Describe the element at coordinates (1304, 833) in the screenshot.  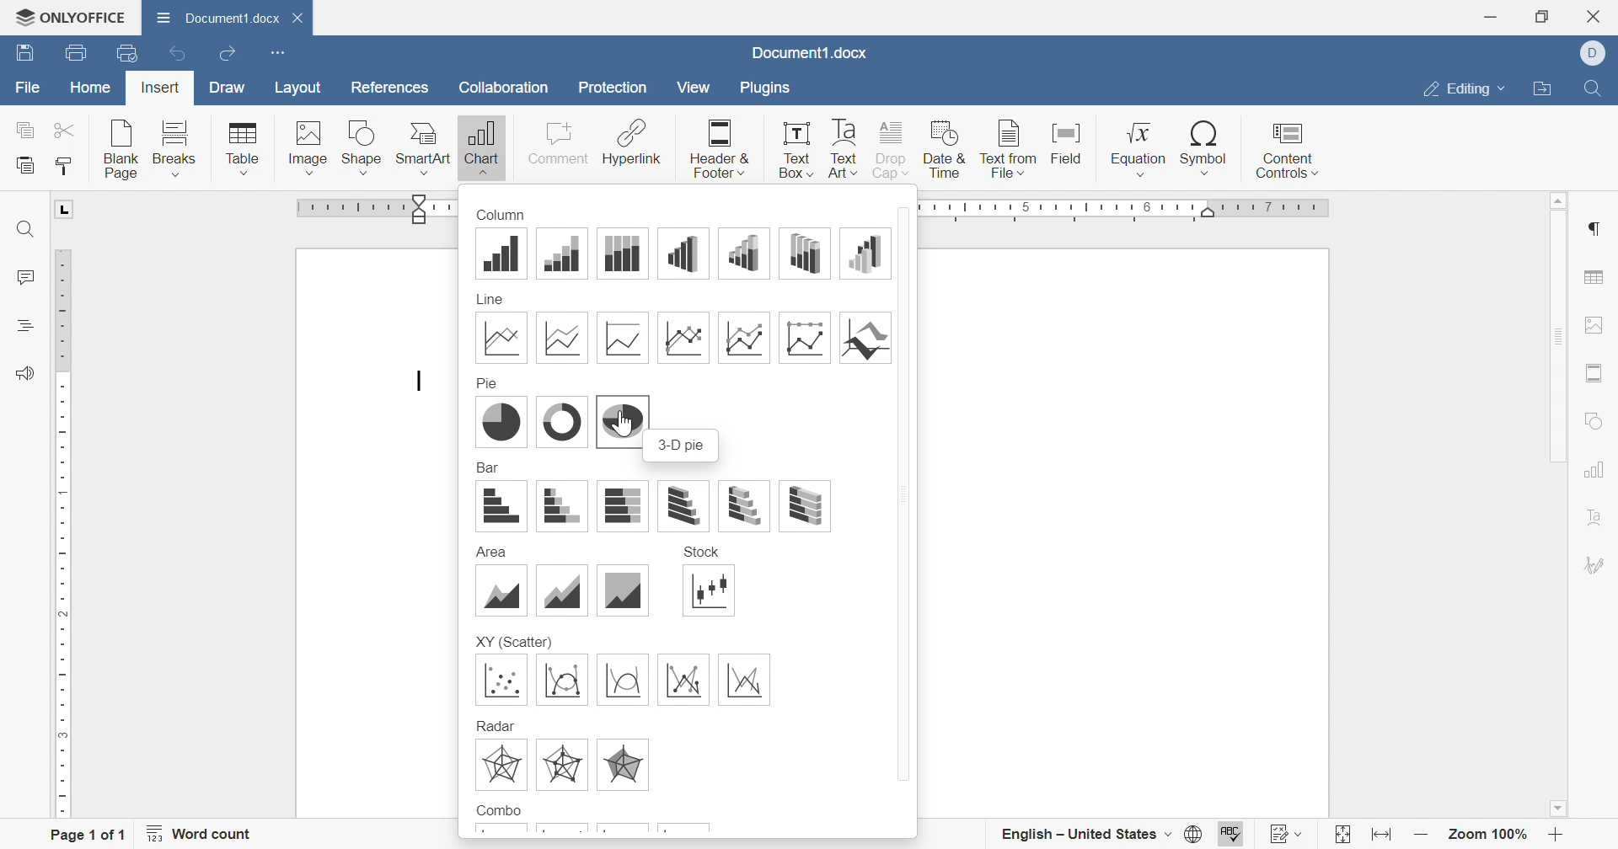
I see `Drop Down` at that location.